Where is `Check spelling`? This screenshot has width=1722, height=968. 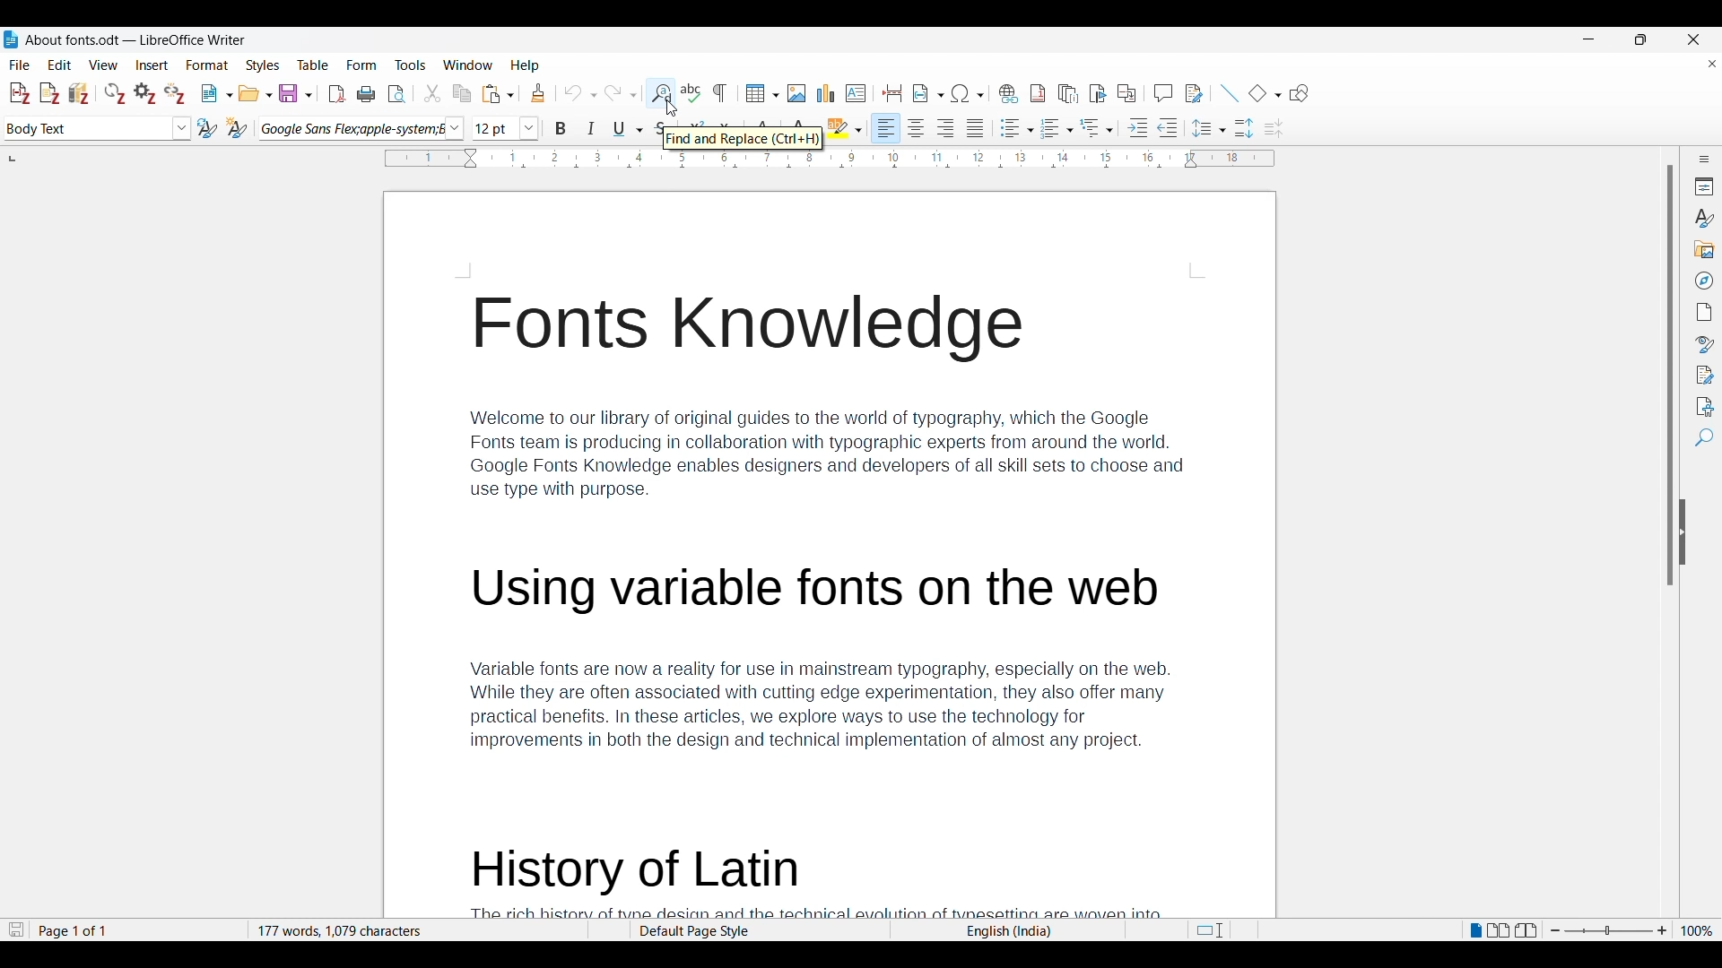
Check spelling is located at coordinates (691, 92).